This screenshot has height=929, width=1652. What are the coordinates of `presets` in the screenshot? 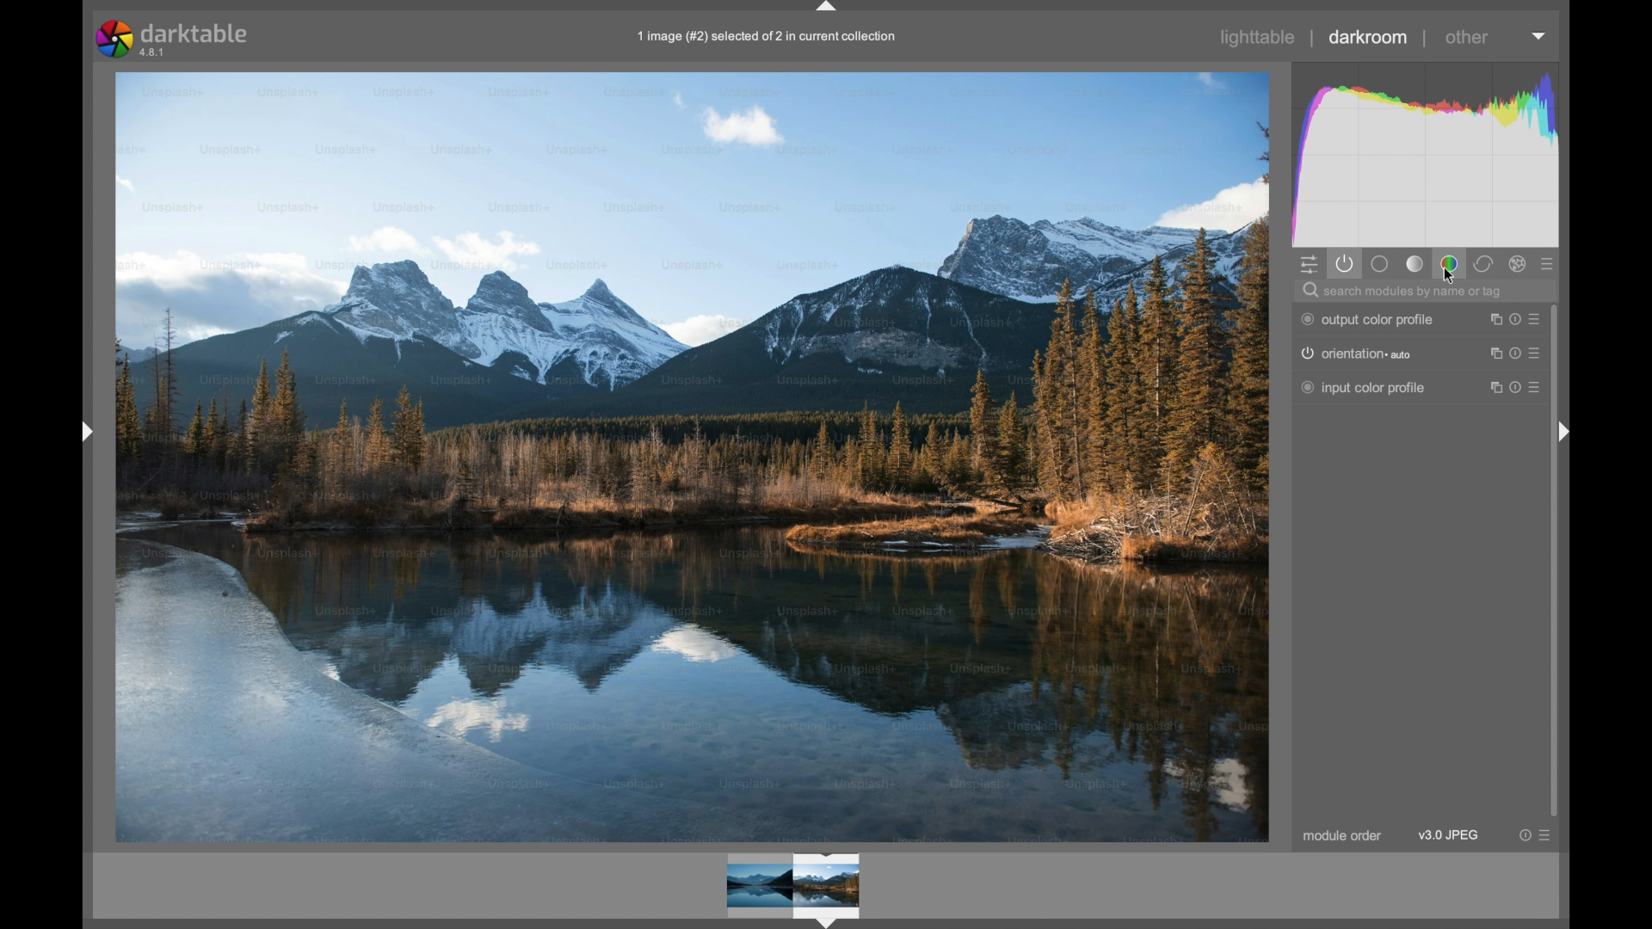 It's located at (1538, 355).